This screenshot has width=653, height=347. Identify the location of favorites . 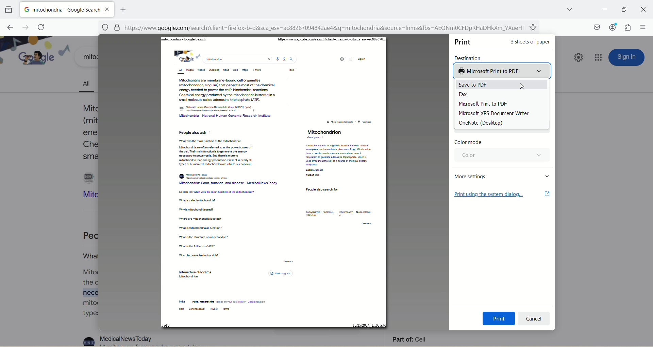
(534, 28).